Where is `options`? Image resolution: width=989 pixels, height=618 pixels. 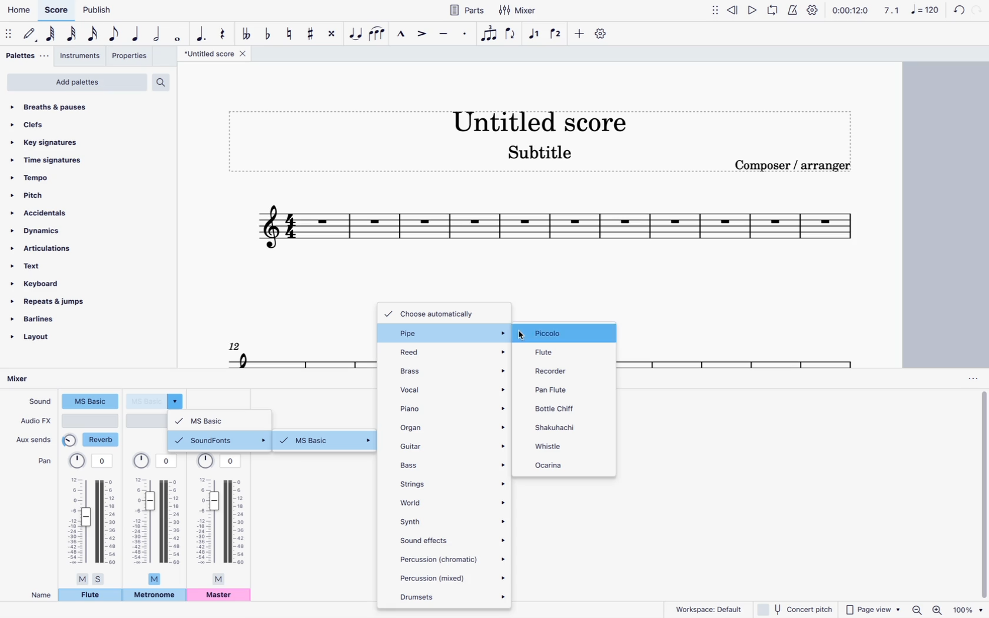 options is located at coordinates (968, 378).